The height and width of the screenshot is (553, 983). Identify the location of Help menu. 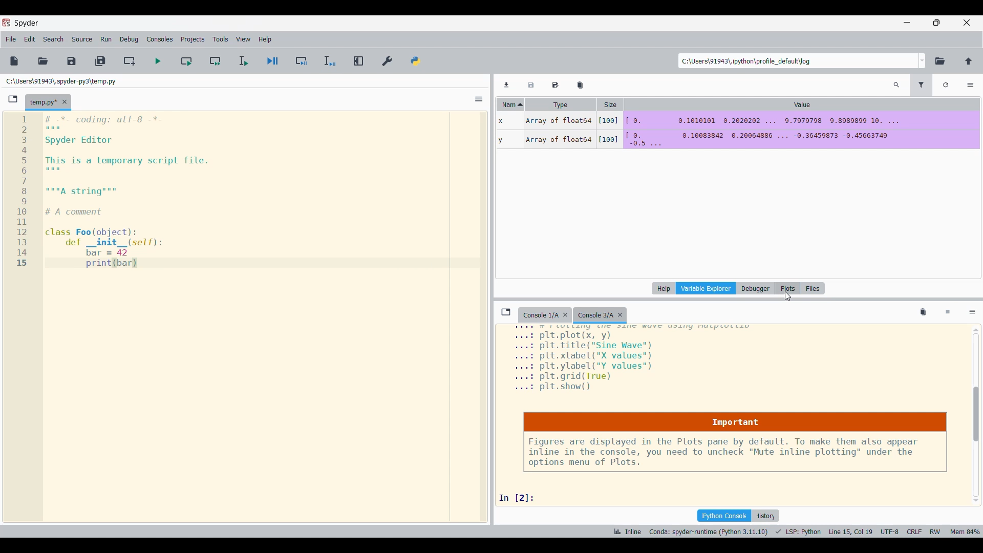
(266, 39).